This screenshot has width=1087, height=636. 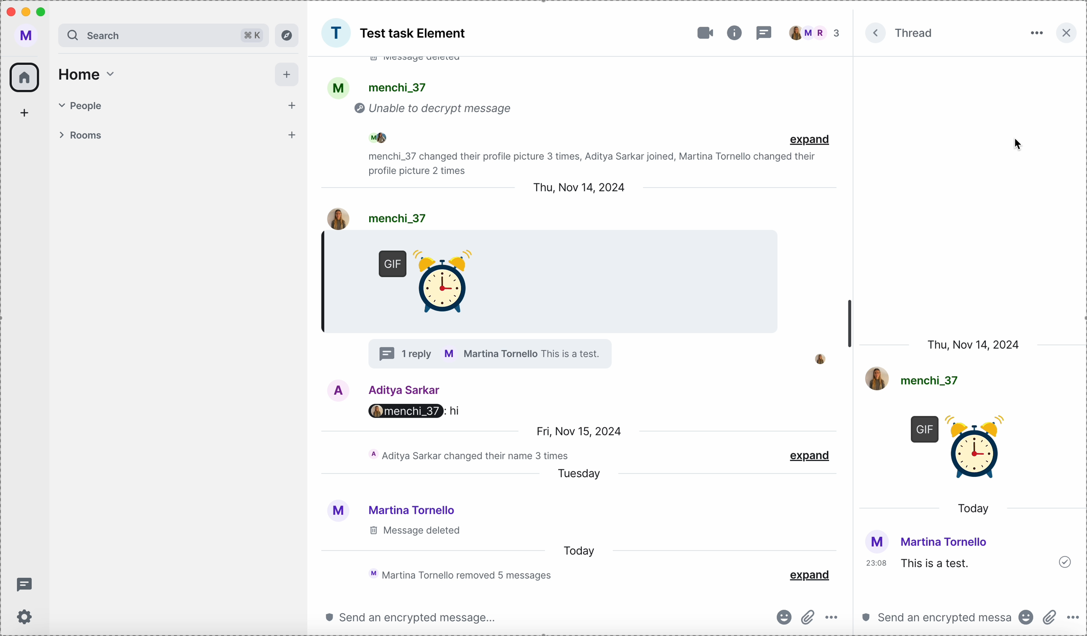 What do you see at coordinates (26, 618) in the screenshot?
I see `settings` at bounding box center [26, 618].